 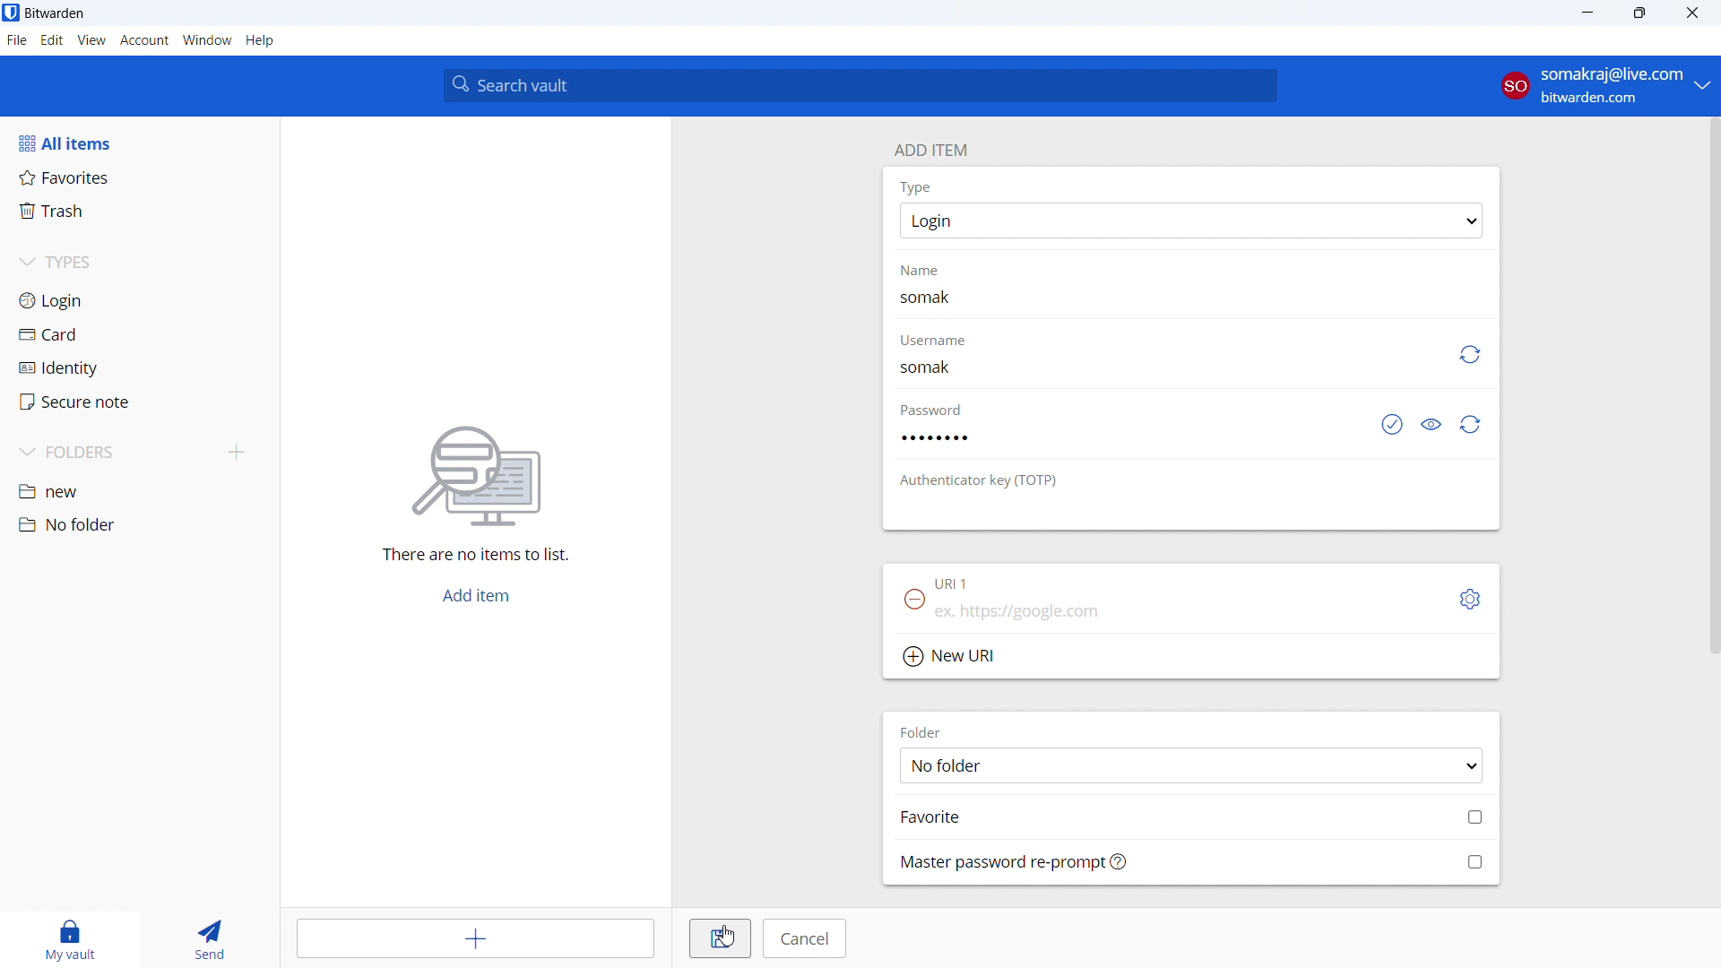 What do you see at coordinates (207, 40) in the screenshot?
I see `window` at bounding box center [207, 40].